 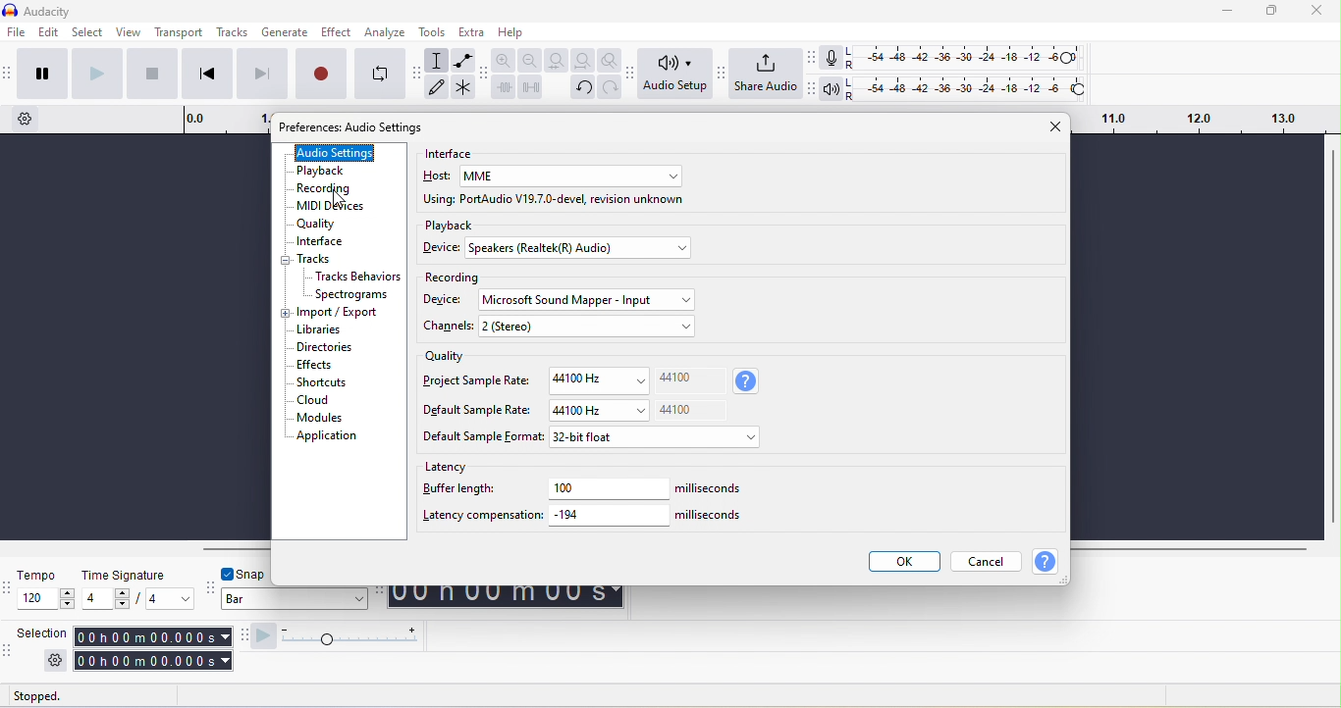 What do you see at coordinates (317, 402) in the screenshot?
I see `cloud` at bounding box center [317, 402].